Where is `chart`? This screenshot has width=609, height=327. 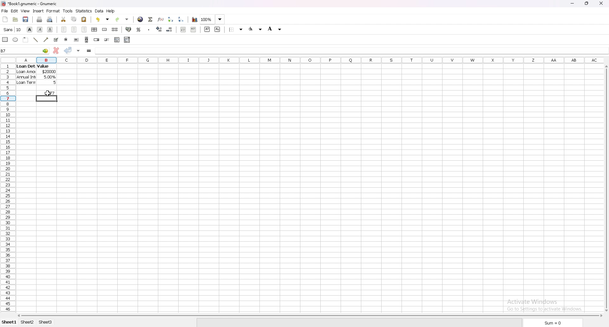 chart is located at coordinates (195, 20).